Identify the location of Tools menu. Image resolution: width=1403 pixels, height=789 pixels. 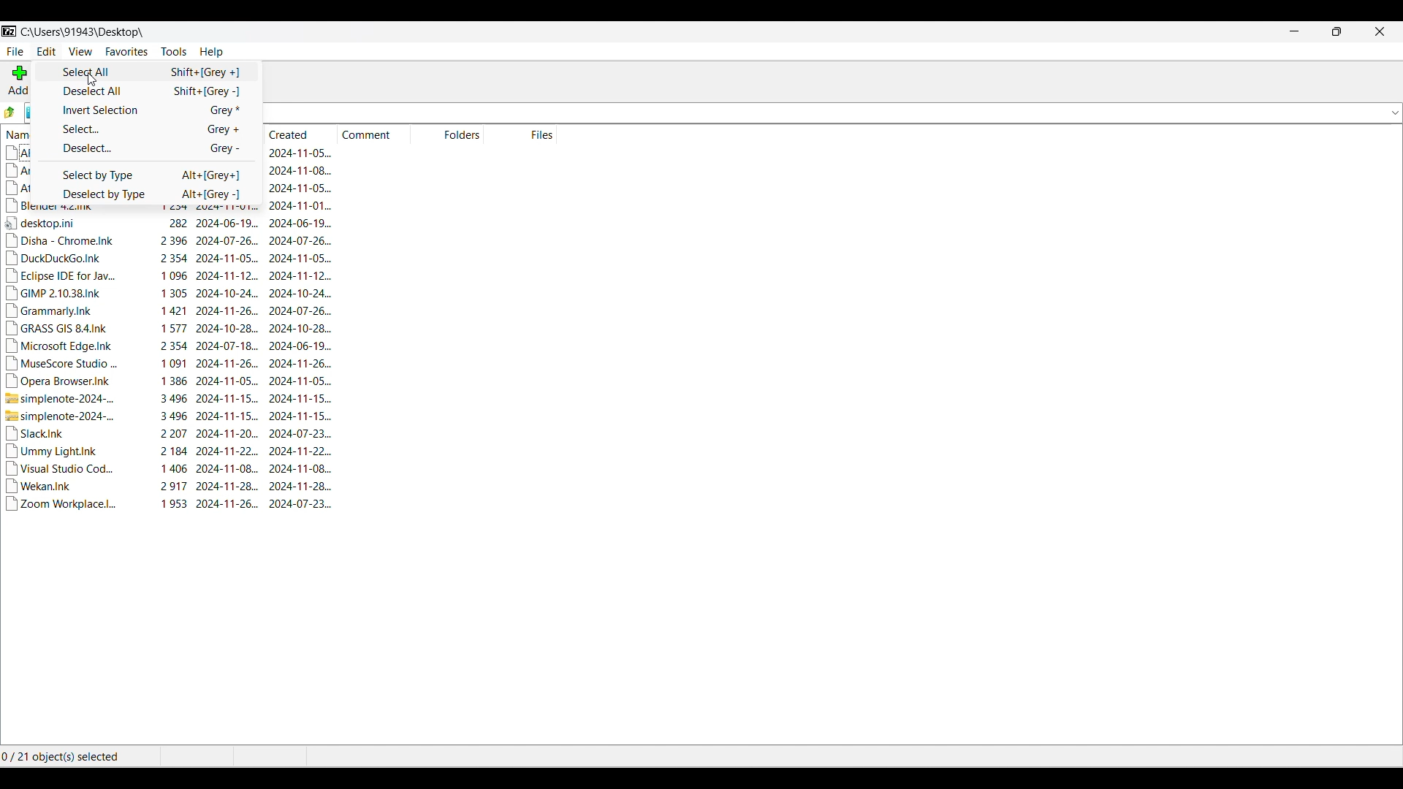
(174, 51).